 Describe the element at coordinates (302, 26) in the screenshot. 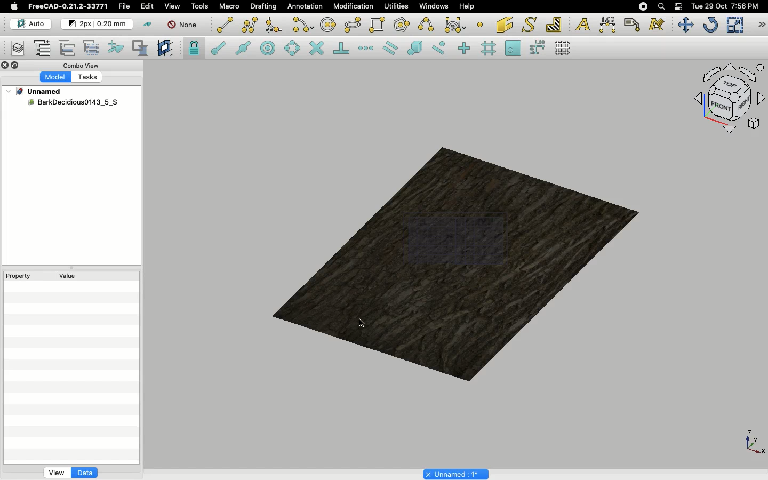

I see `Arc tools` at that location.